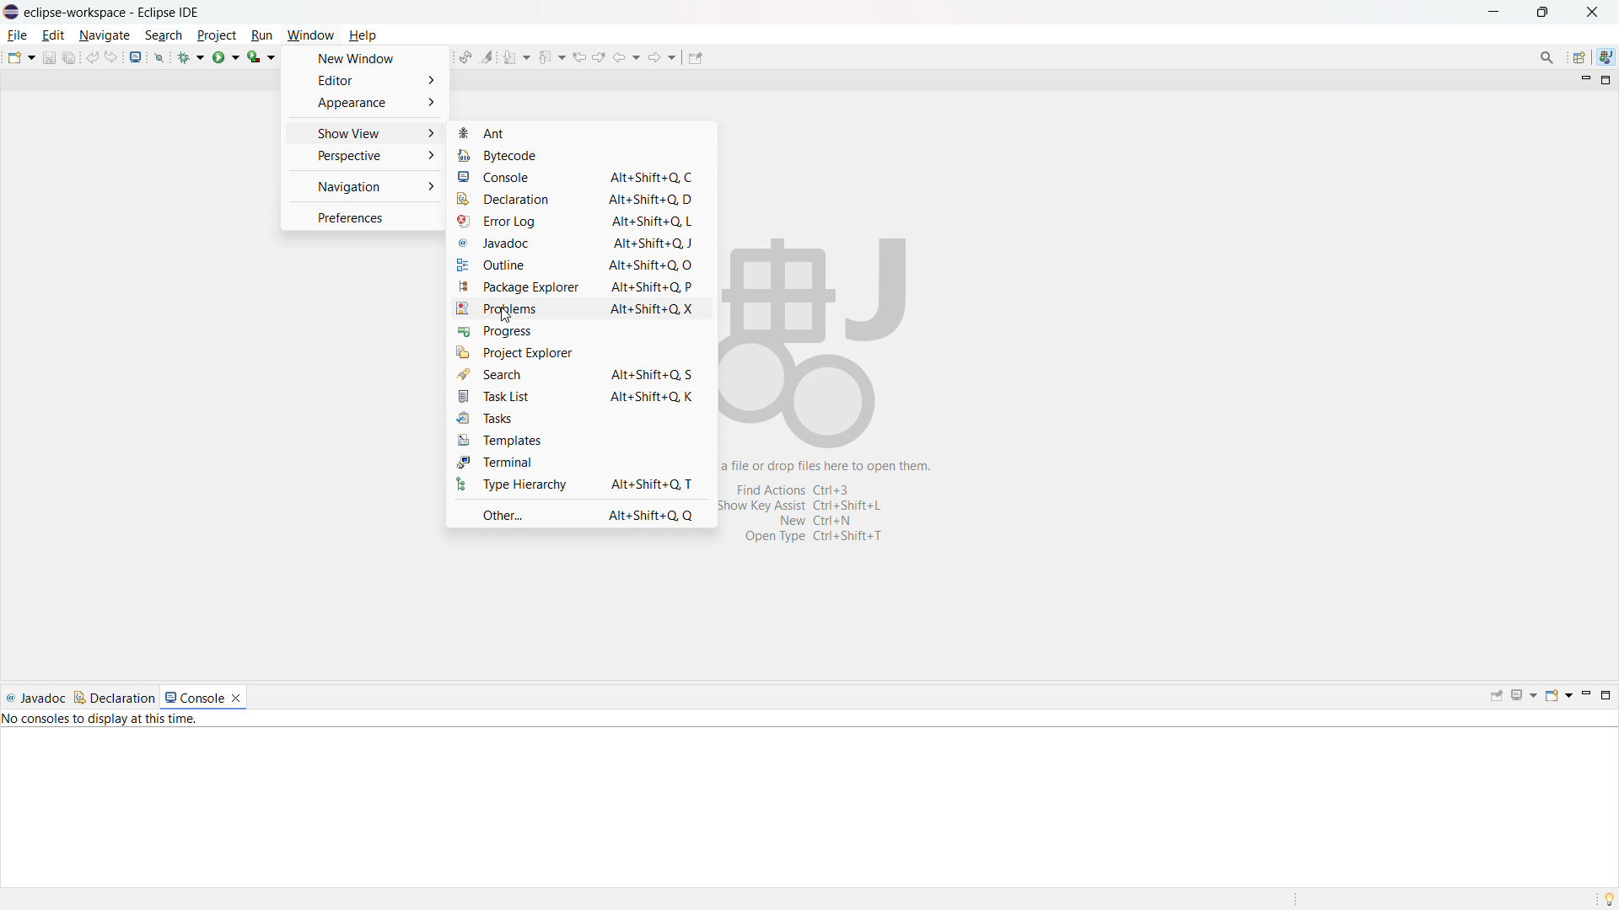 This screenshot has height=910, width=1619. Describe the element at coordinates (662, 56) in the screenshot. I see `forward` at that location.